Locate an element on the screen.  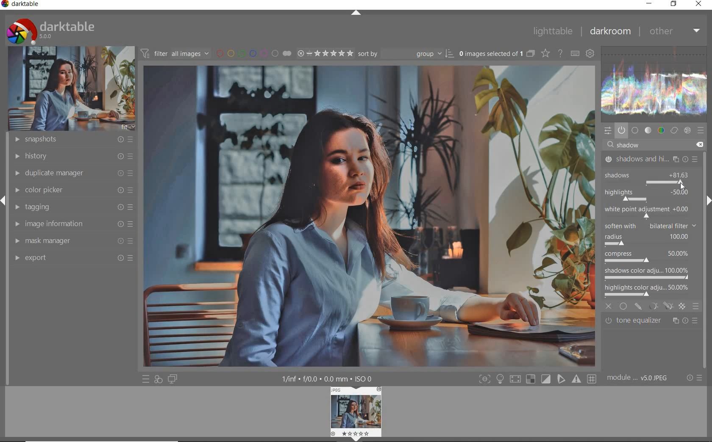
effect is located at coordinates (688, 130).